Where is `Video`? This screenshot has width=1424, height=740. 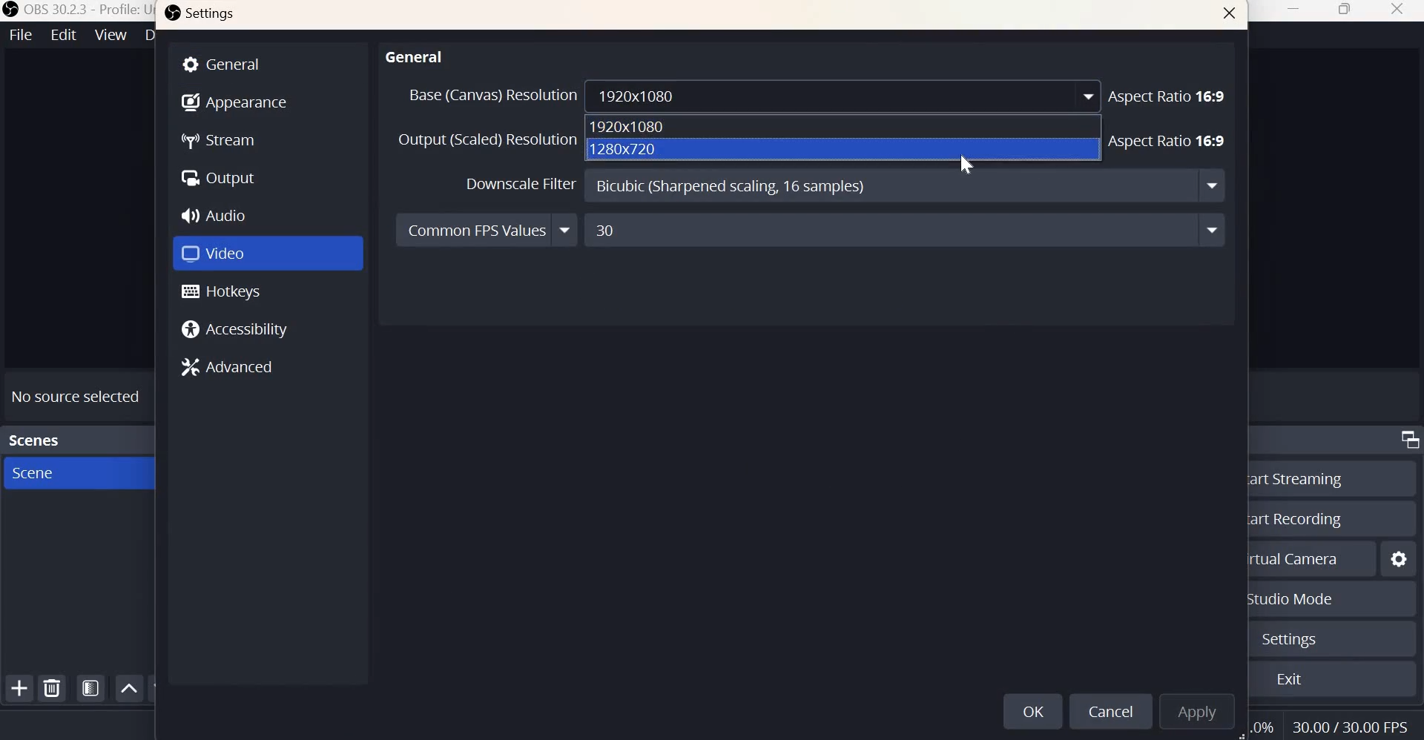
Video is located at coordinates (217, 251).